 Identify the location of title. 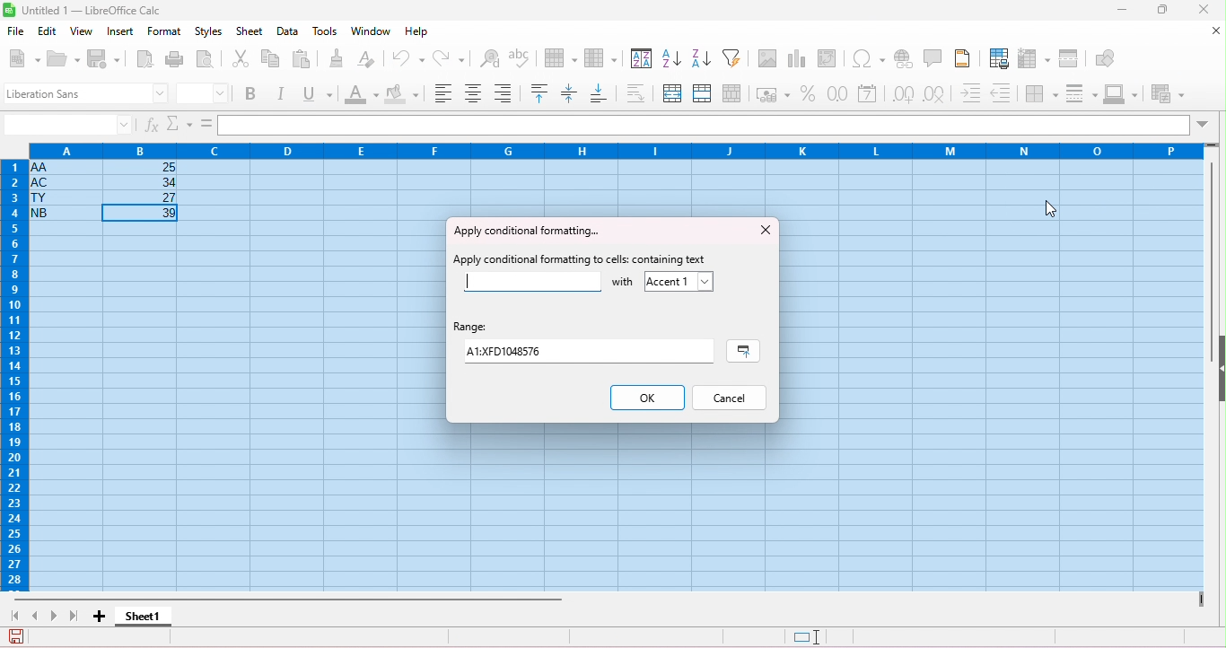
(83, 11).